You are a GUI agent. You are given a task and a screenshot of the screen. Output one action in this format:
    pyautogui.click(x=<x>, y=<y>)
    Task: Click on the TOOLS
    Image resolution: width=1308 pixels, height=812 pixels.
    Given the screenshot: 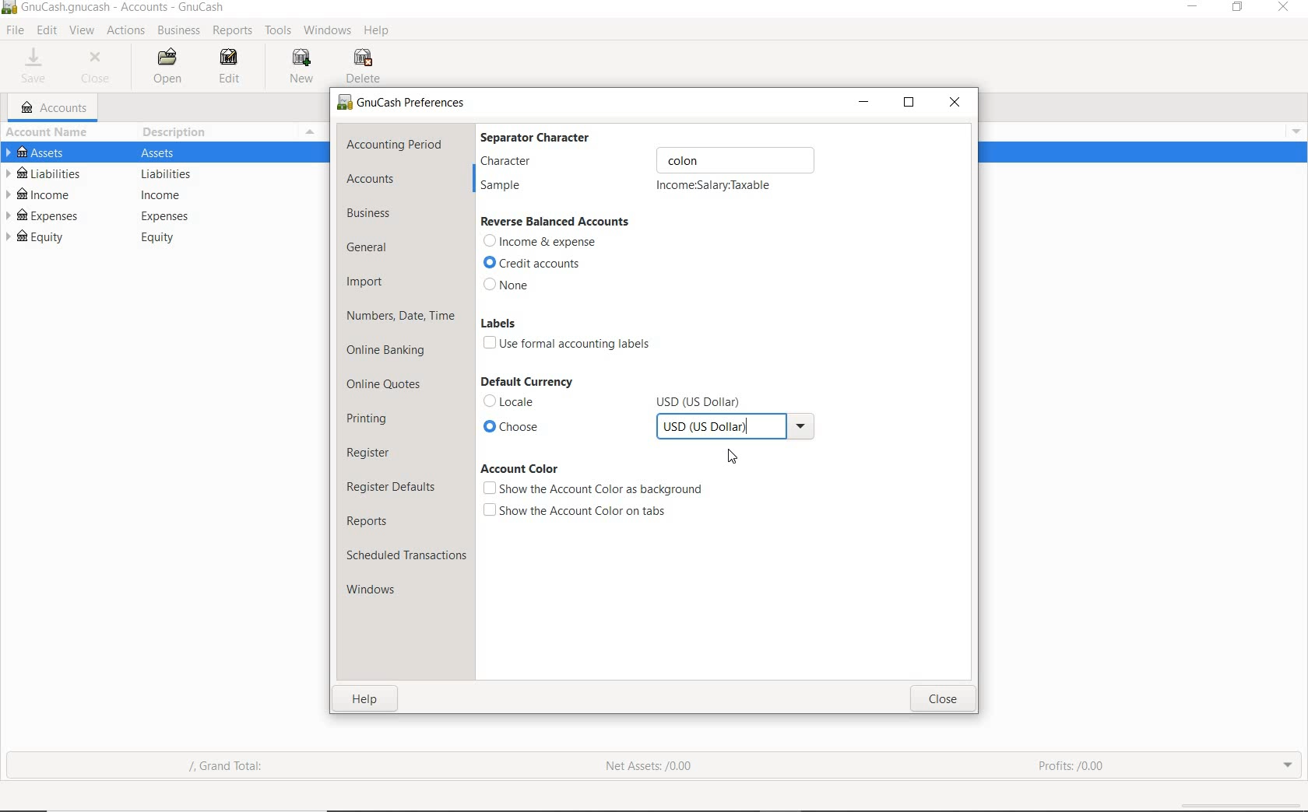 What is the action you would take?
    pyautogui.click(x=276, y=31)
    